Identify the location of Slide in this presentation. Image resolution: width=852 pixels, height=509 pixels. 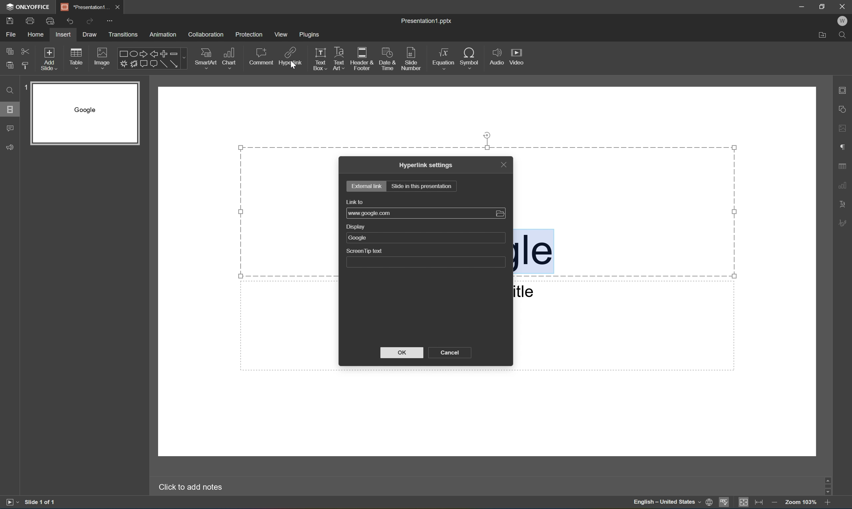
(422, 186).